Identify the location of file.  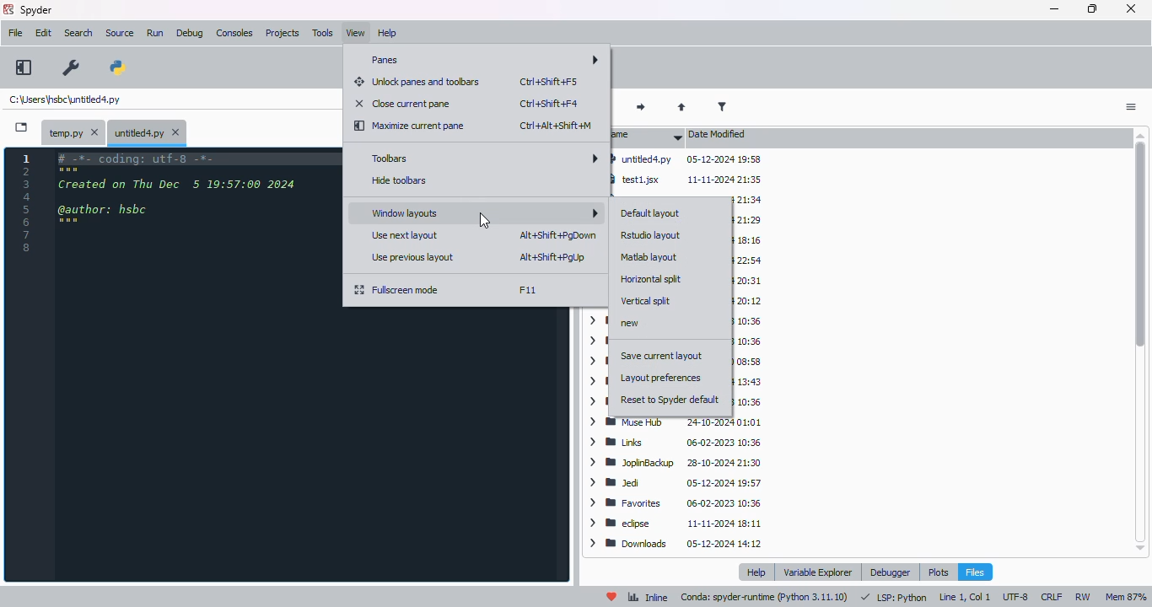
(16, 32).